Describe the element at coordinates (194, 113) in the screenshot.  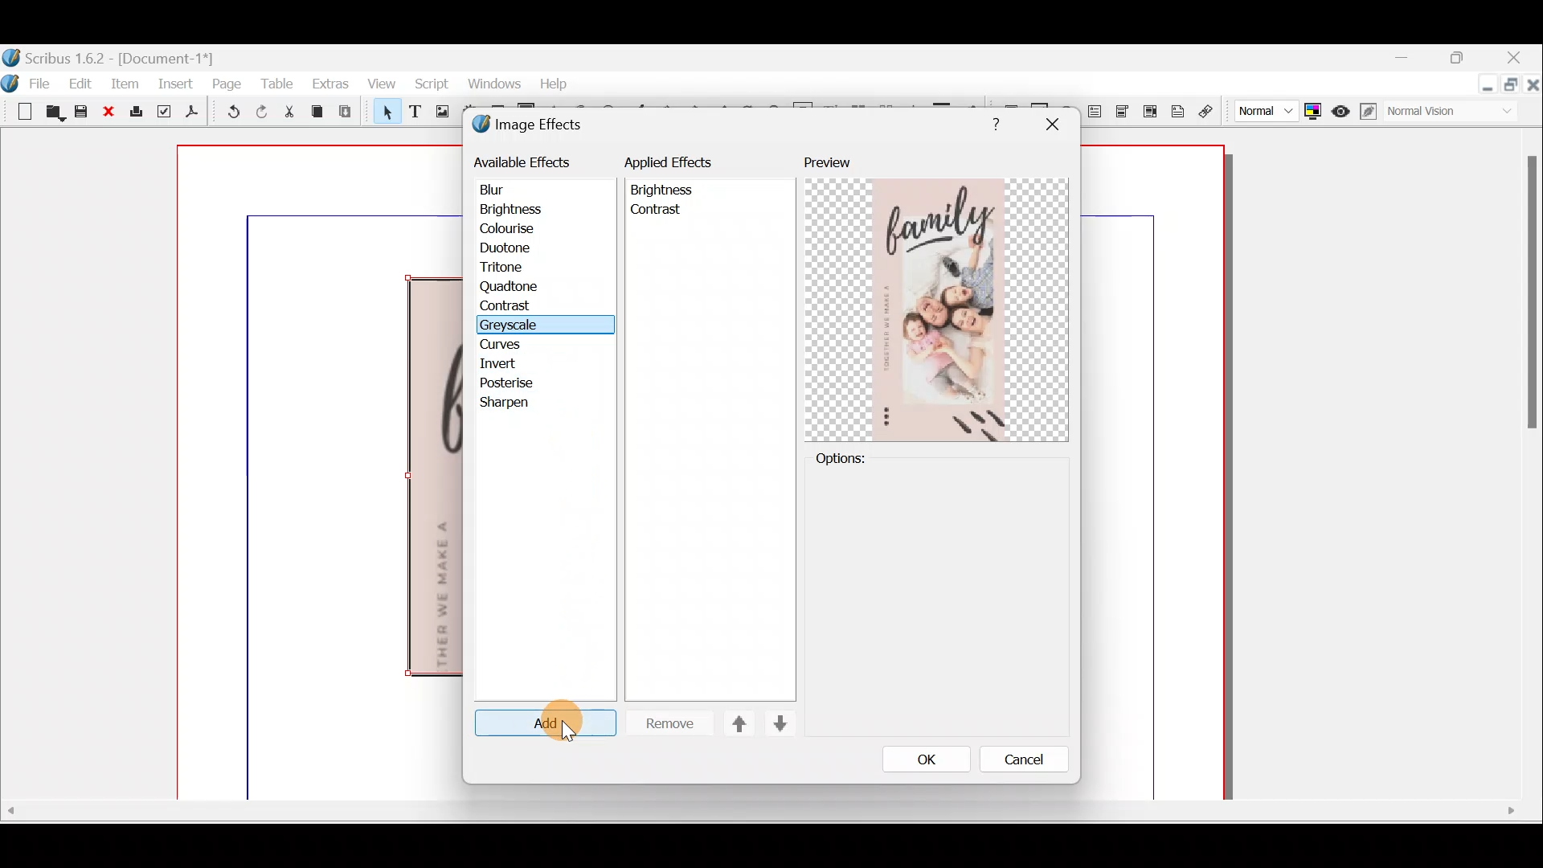
I see `Save as PDF` at that location.